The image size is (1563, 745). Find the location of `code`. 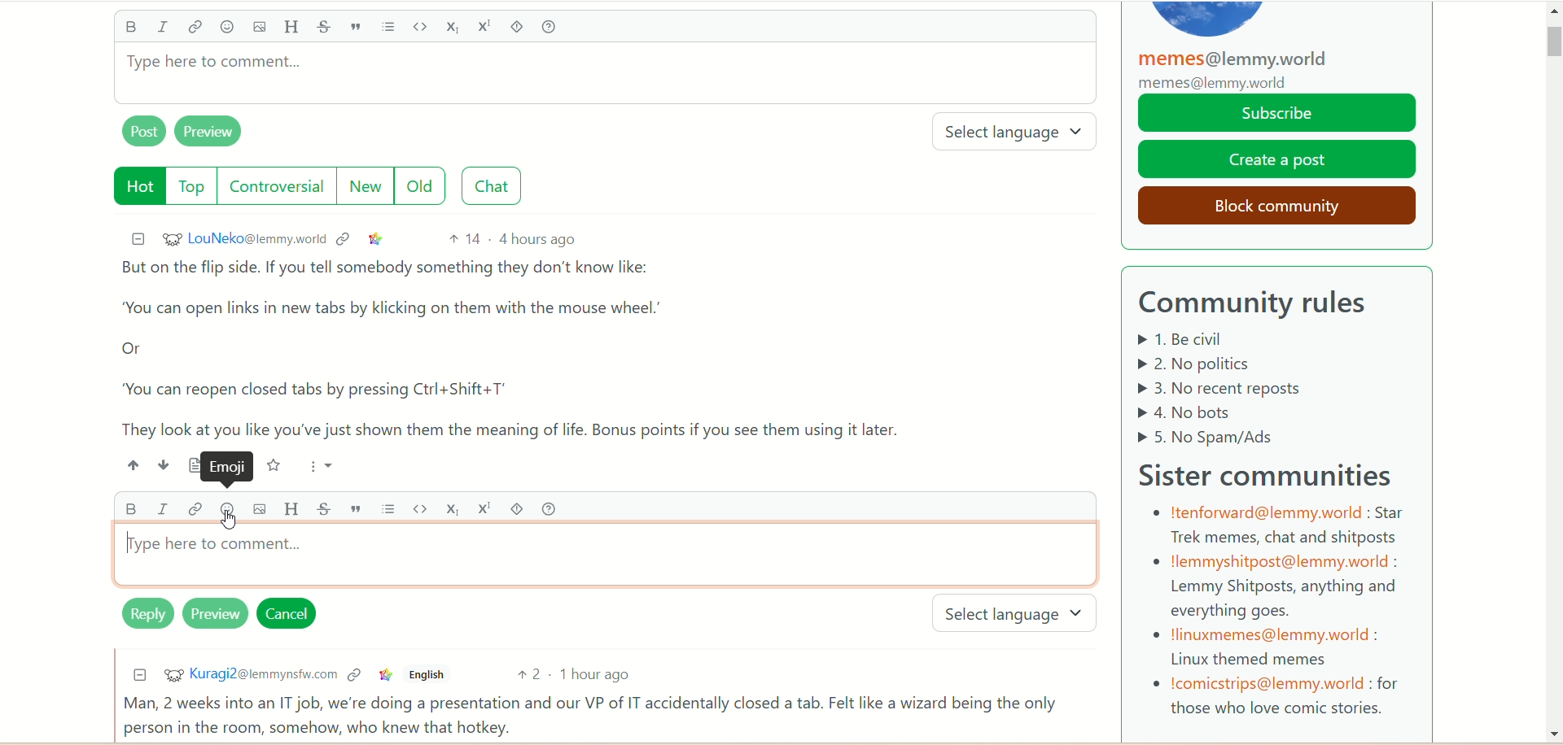

code is located at coordinates (422, 26).